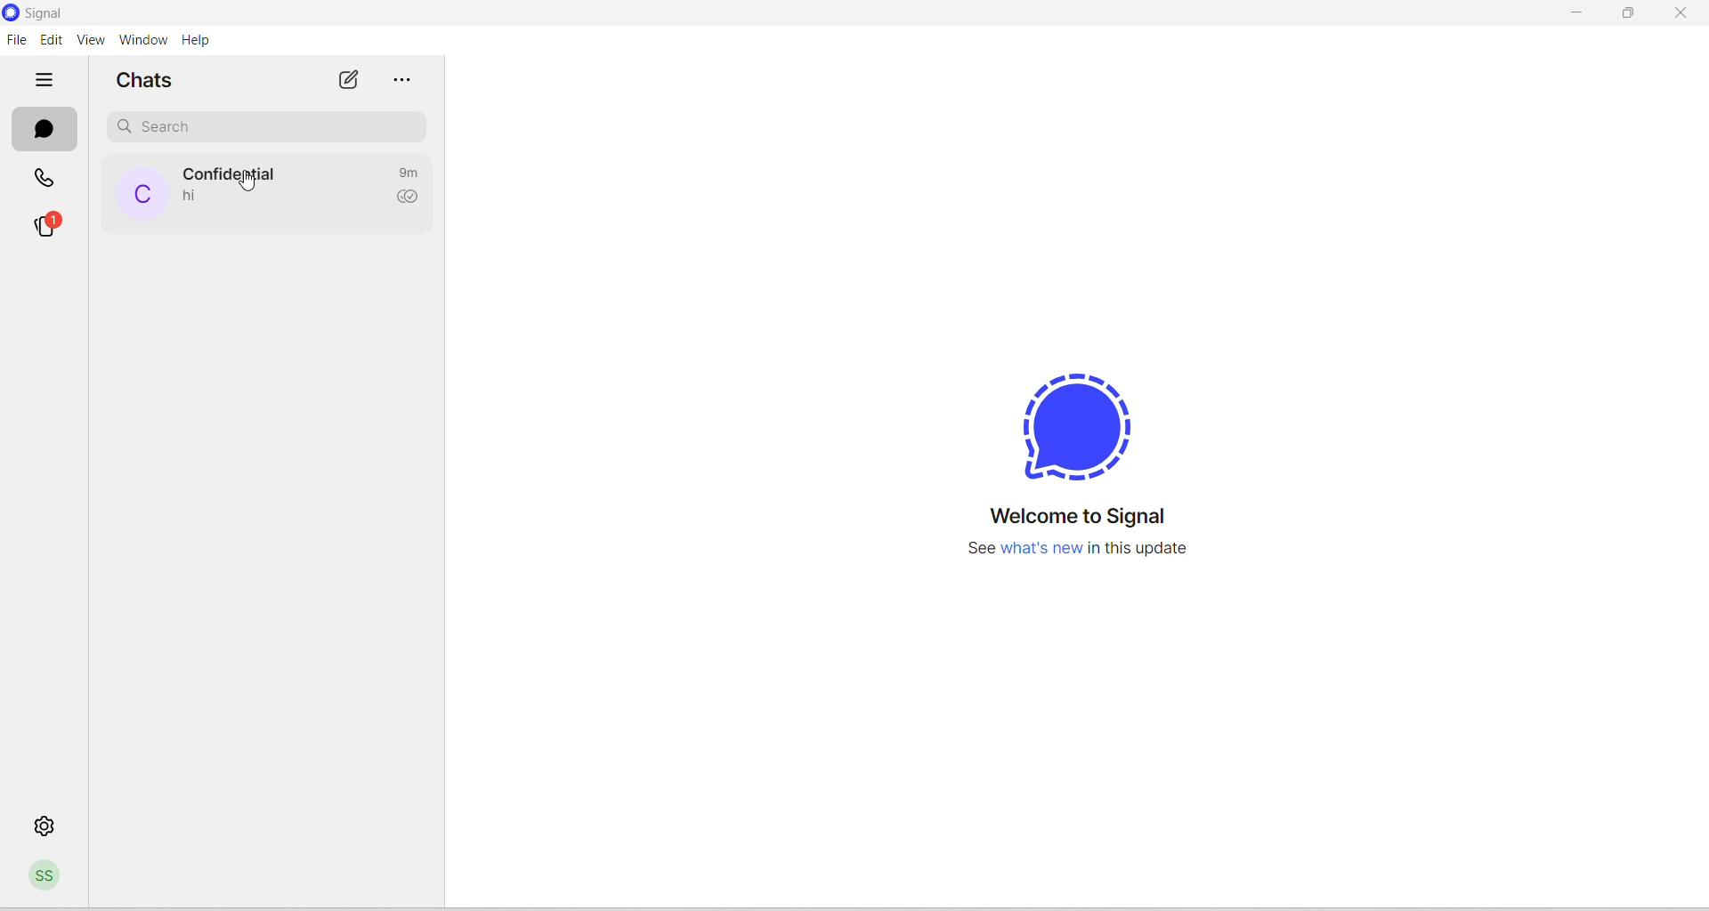 The image size is (1709, 911). I want to click on search chat, so click(266, 125).